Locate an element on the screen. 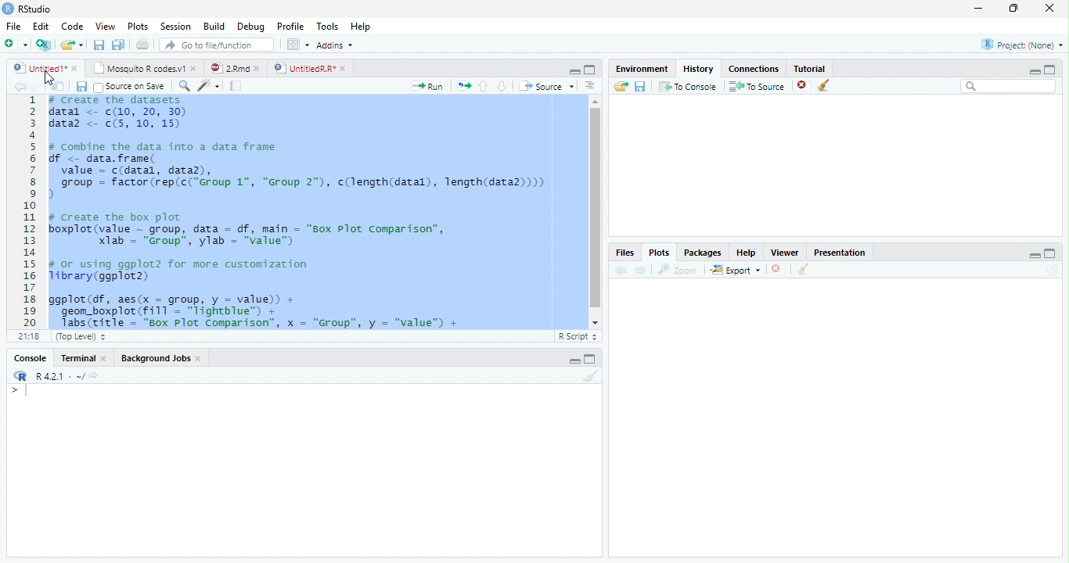 This screenshot has height=563, width=1069. Maximize is located at coordinates (1050, 70).